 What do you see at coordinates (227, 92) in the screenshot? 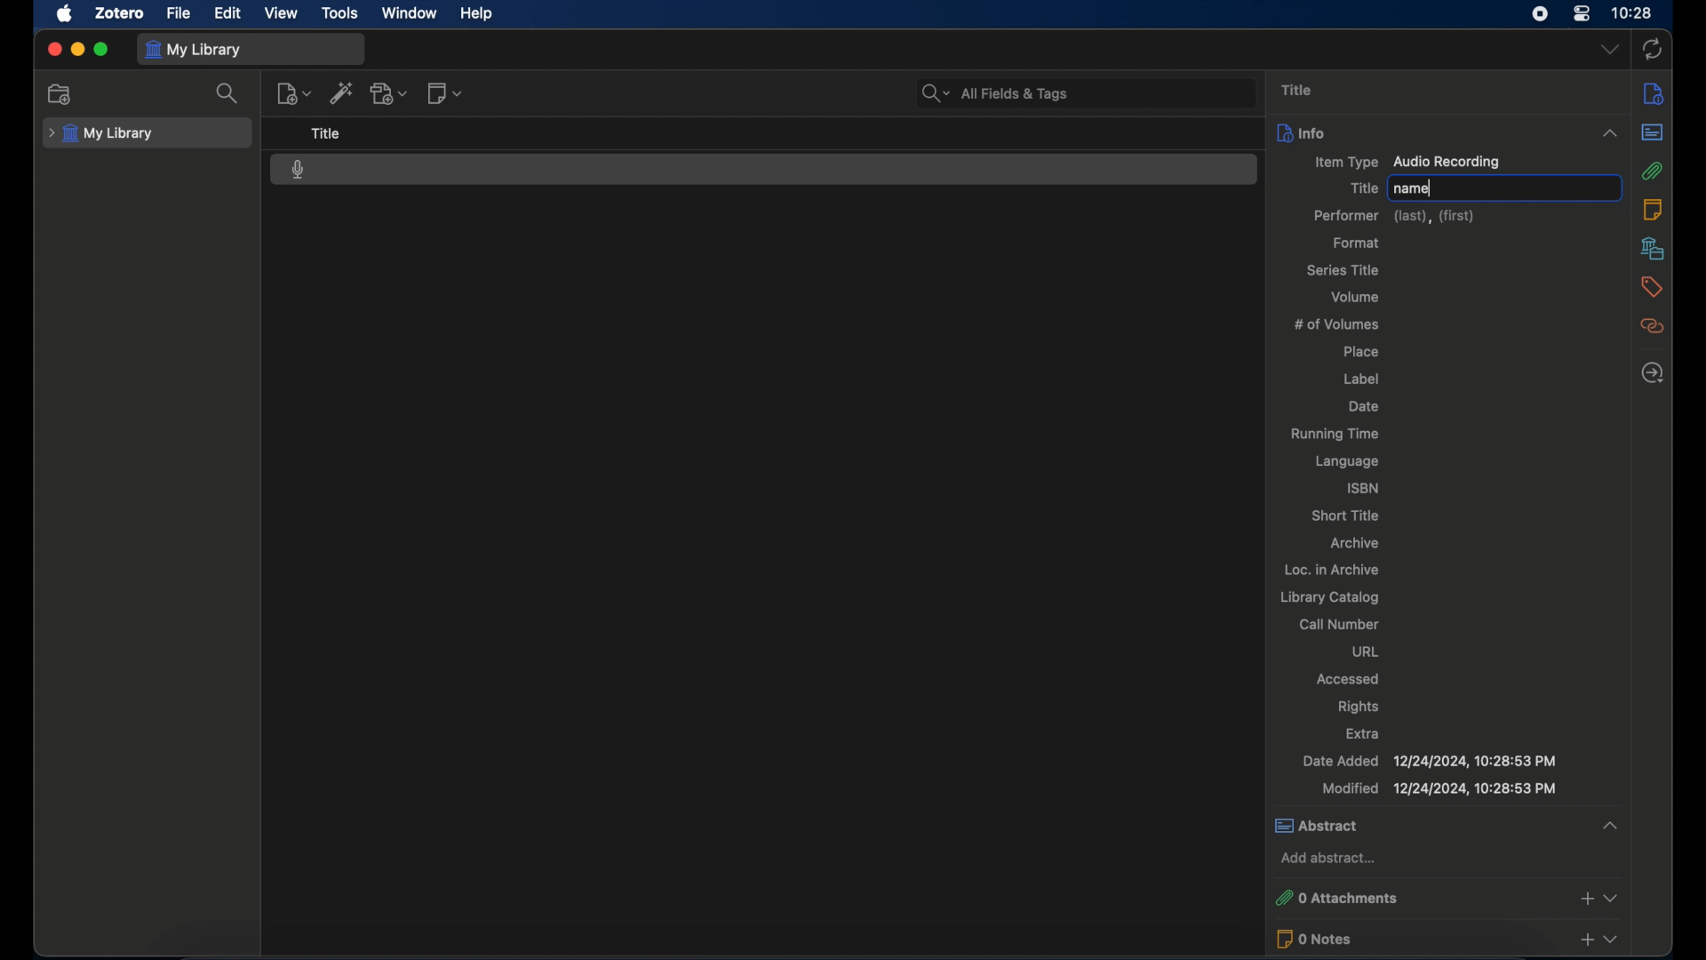
I see `search` at bounding box center [227, 92].